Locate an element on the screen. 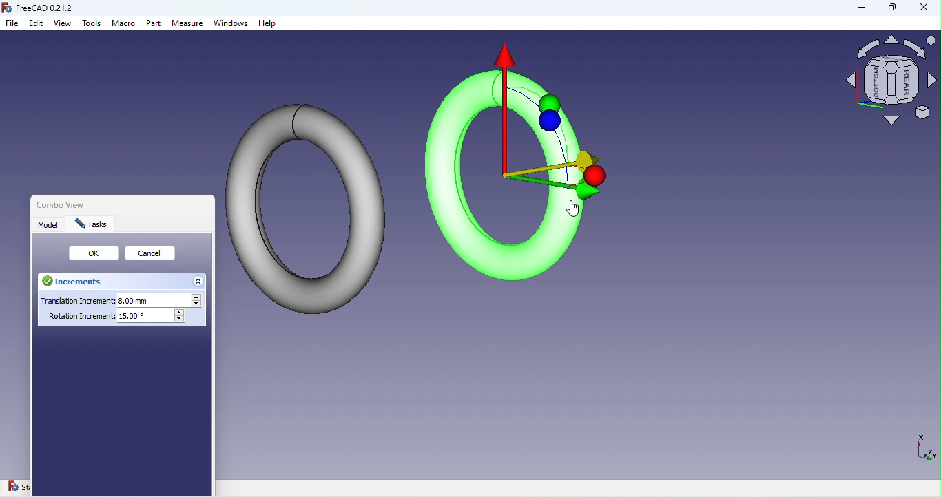  Increments is located at coordinates (77, 282).